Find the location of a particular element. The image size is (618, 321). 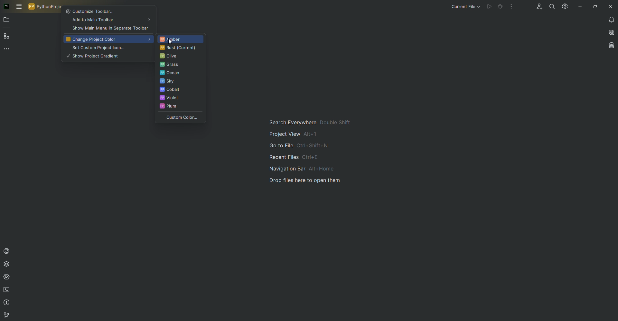

More Tools is located at coordinates (8, 50).